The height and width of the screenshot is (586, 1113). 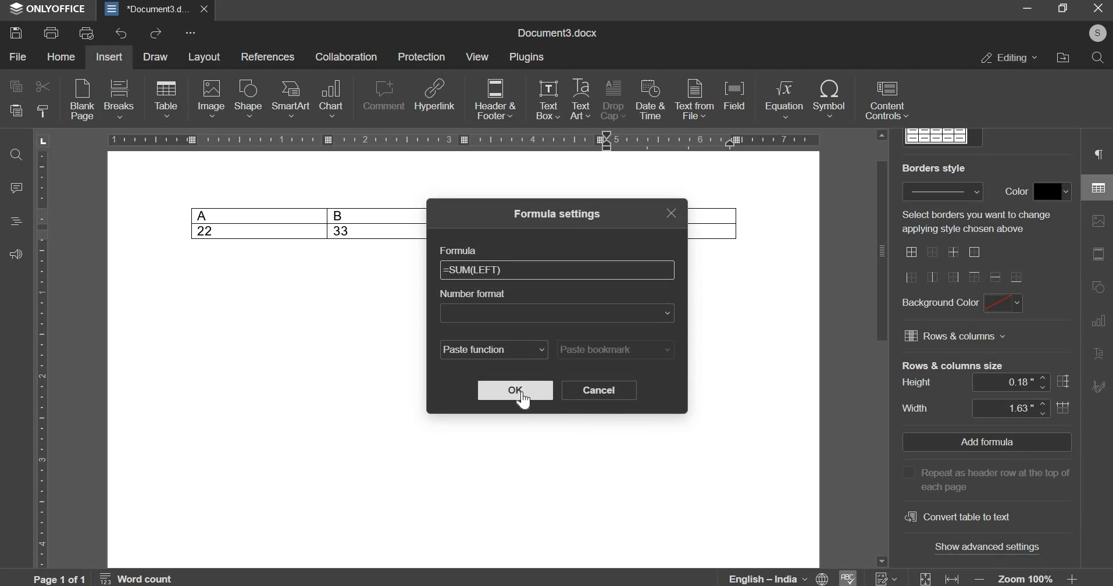 What do you see at coordinates (736, 99) in the screenshot?
I see `field` at bounding box center [736, 99].